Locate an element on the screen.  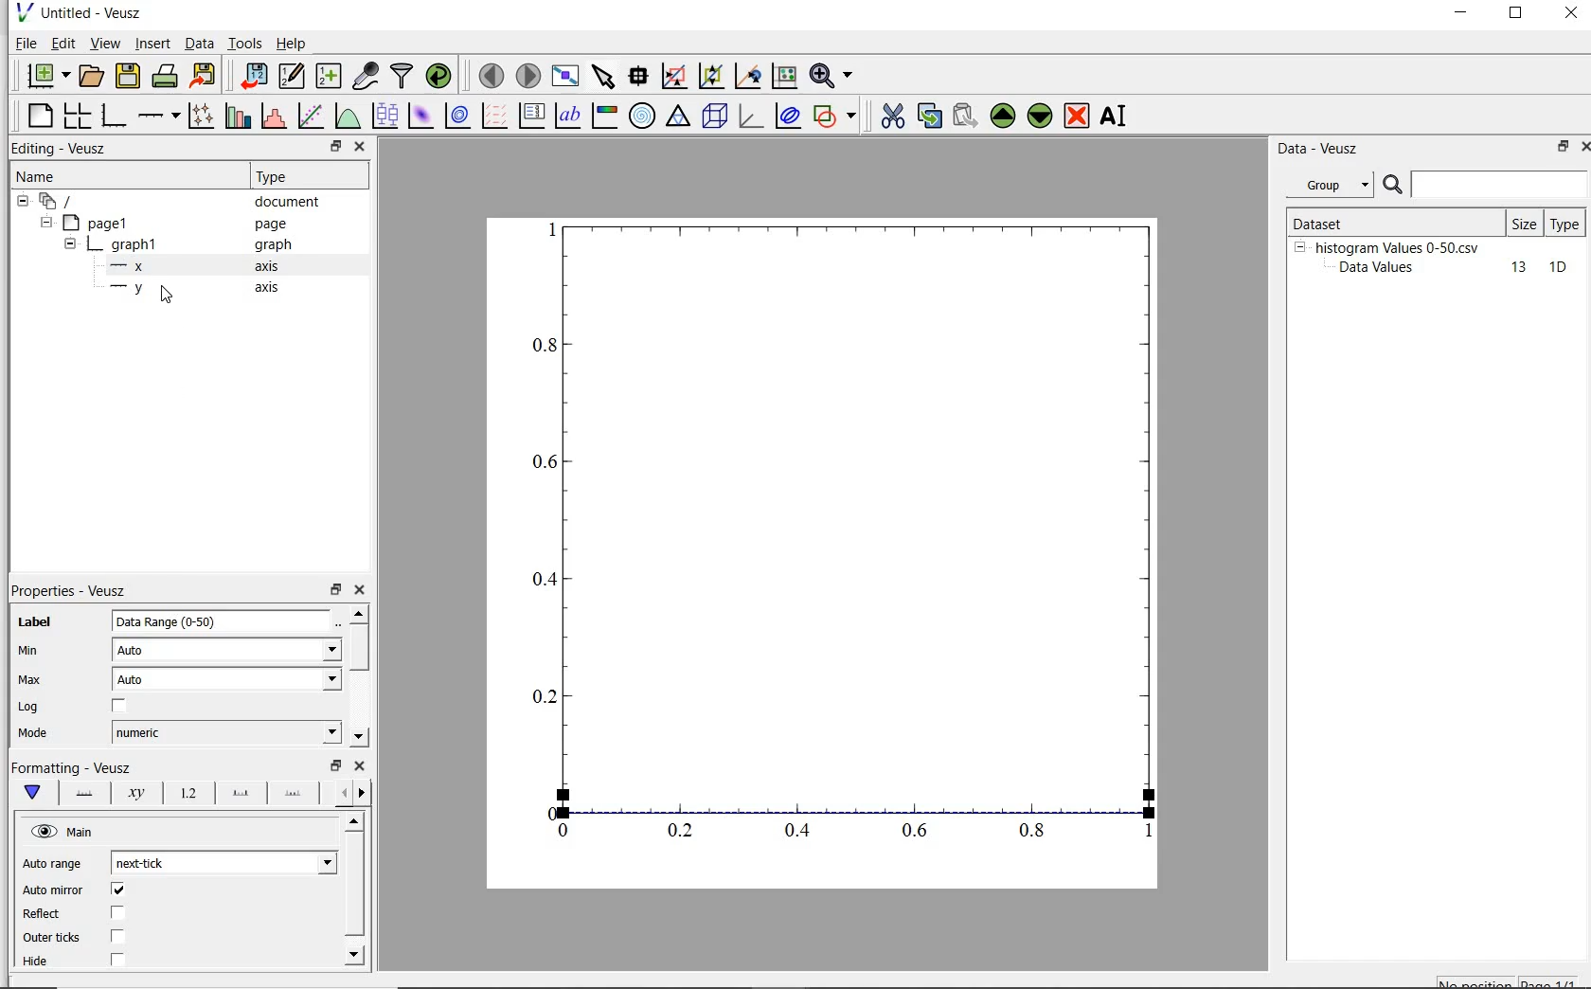
auto is located at coordinates (229, 679).